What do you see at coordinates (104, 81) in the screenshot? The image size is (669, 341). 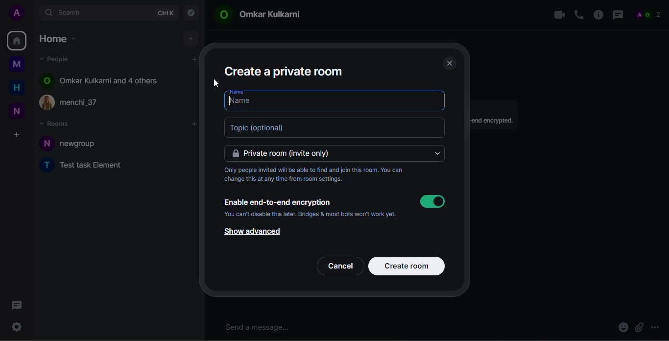 I see `© Omkar Kulkarni and 4 others` at bounding box center [104, 81].